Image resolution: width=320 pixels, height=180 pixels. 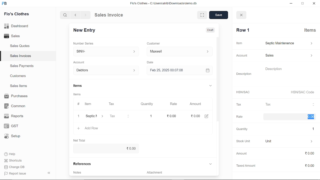 What do you see at coordinates (290, 104) in the screenshot?
I see `Tax` at bounding box center [290, 104].